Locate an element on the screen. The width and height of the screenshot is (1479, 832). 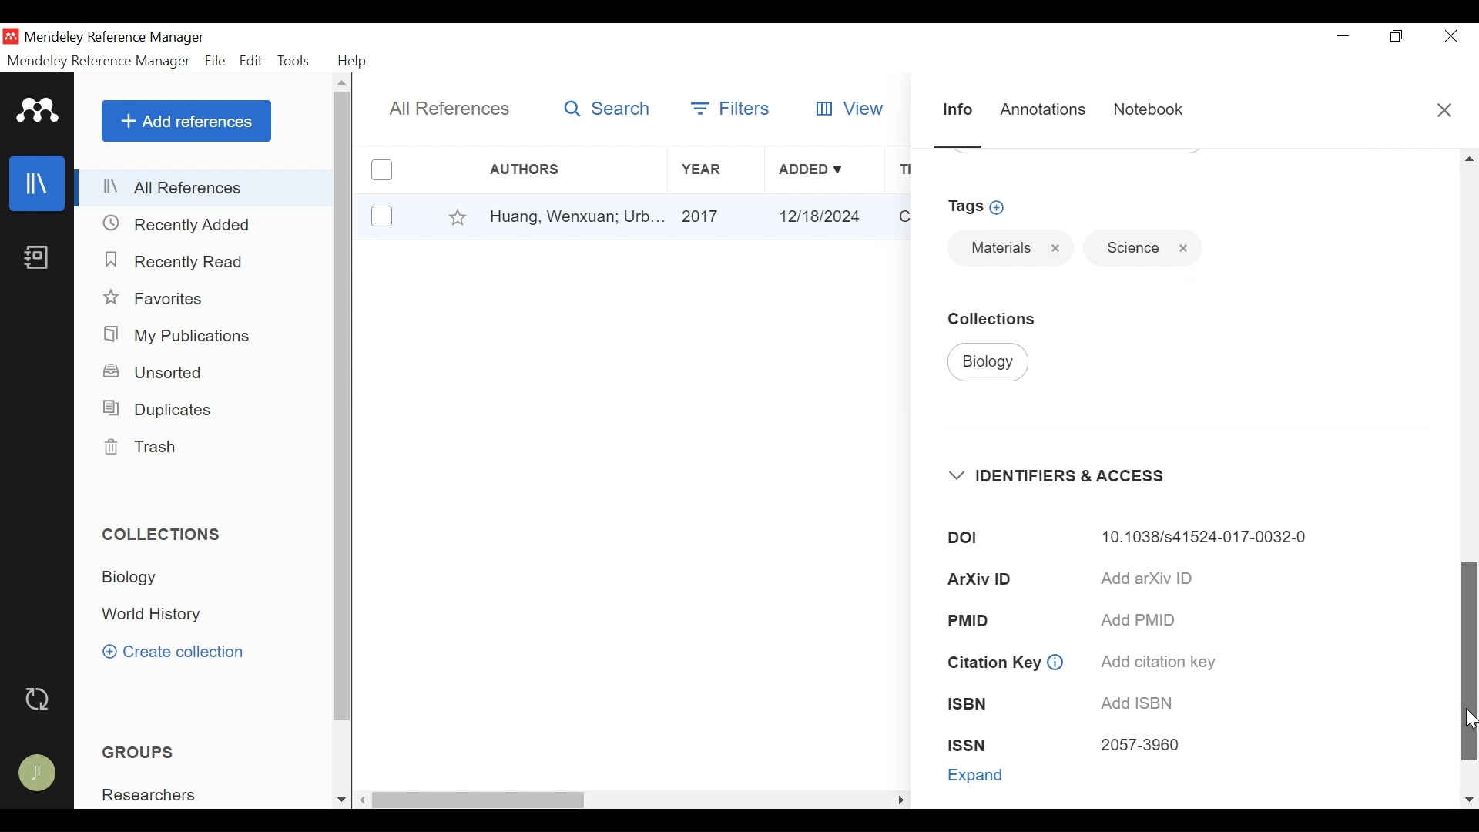
ArXiv ID is located at coordinates (983, 579).